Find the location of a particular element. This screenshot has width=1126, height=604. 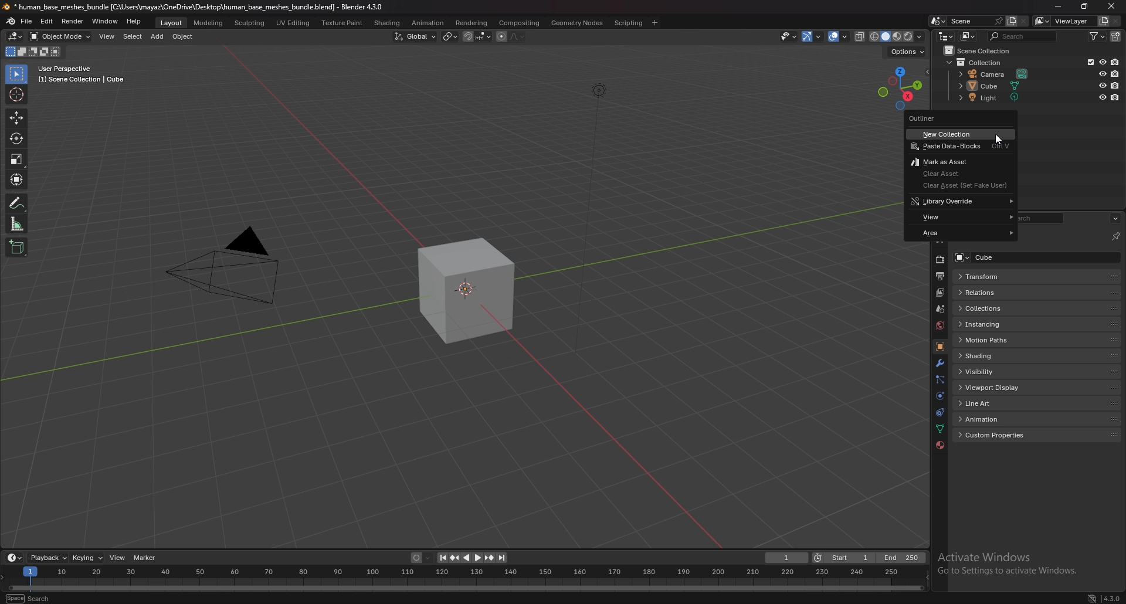

add scene is located at coordinates (1011, 21).